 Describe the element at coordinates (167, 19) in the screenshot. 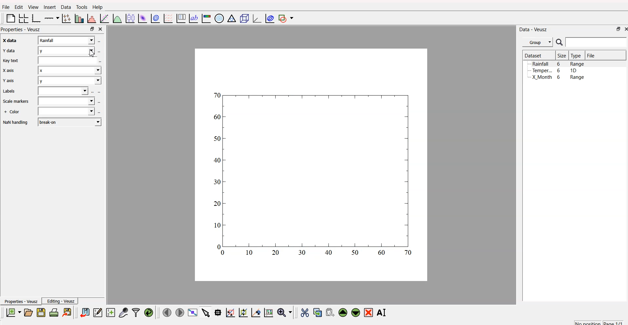

I see `plot a vector field` at that location.